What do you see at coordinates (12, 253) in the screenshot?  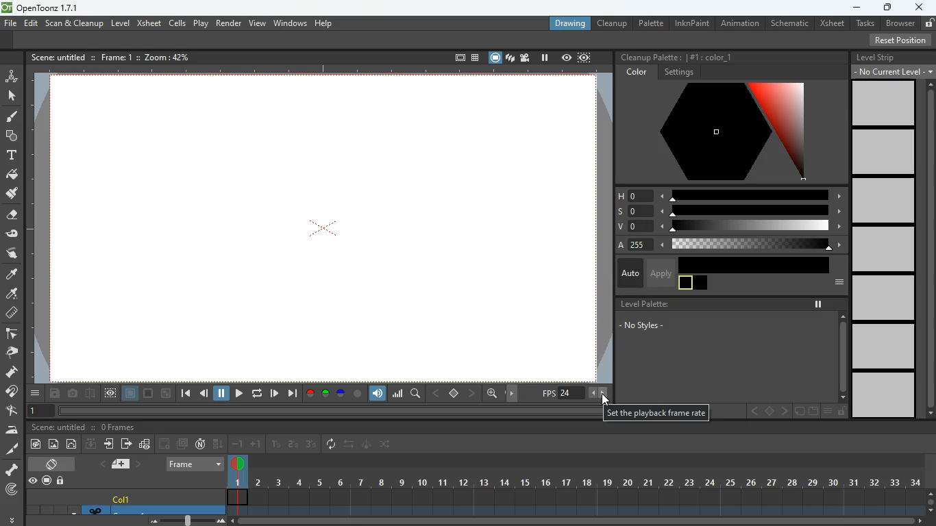 I see `swipe` at bounding box center [12, 253].